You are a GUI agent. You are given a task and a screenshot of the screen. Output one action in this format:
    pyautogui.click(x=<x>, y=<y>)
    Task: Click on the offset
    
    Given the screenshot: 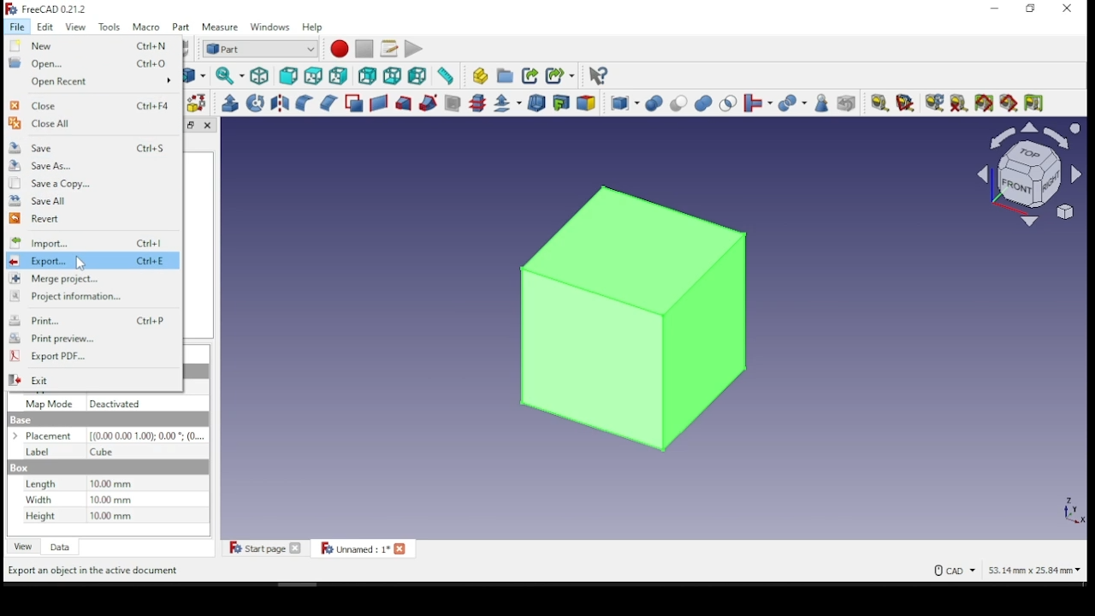 What is the action you would take?
    pyautogui.click(x=508, y=103)
    